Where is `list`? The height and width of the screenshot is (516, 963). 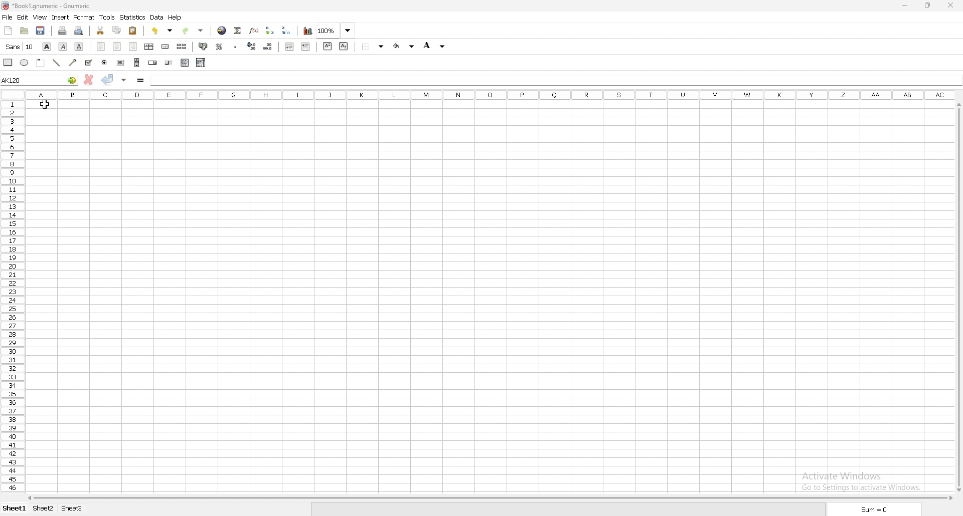
list is located at coordinates (186, 62).